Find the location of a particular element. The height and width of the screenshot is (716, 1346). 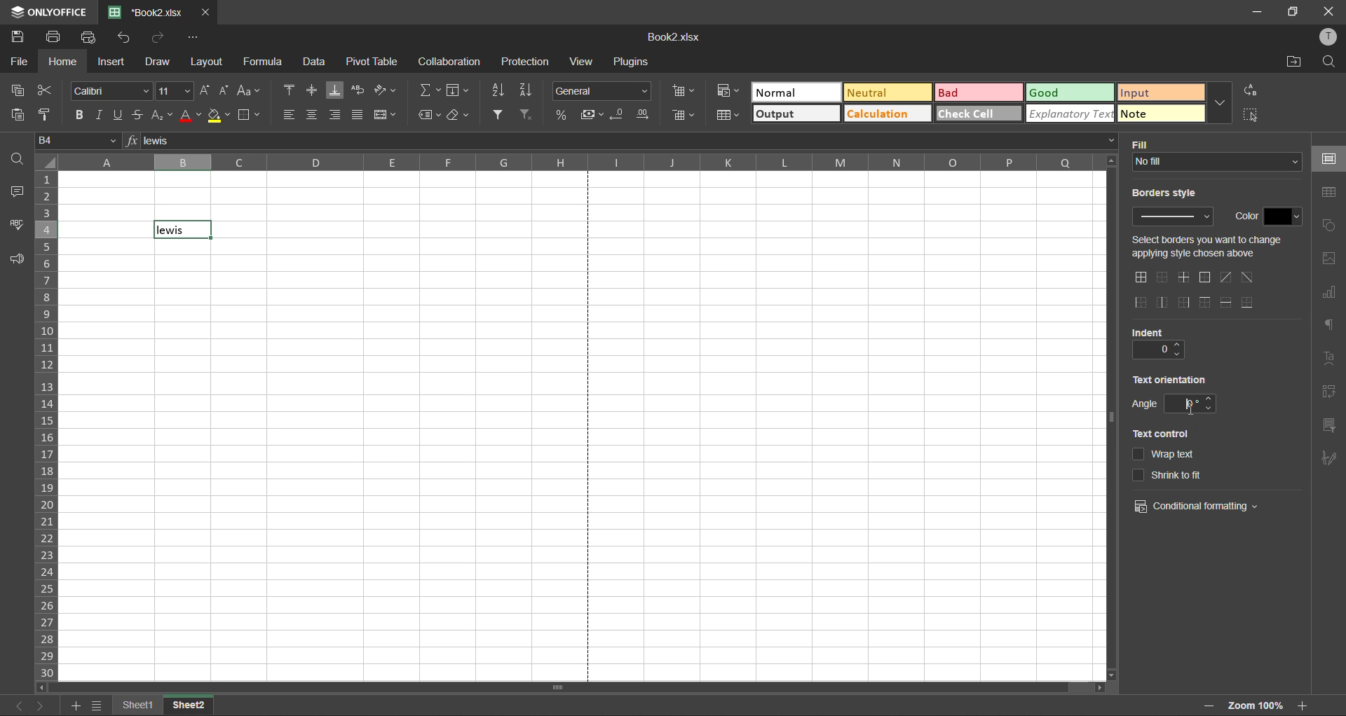

move left is located at coordinates (42, 687).